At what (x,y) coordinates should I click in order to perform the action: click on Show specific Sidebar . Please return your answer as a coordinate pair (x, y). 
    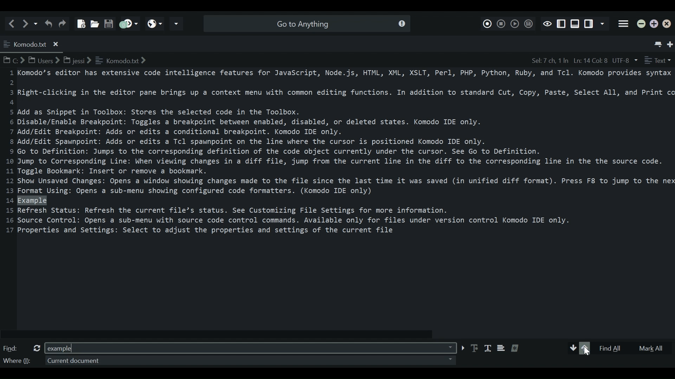
    Looking at the image, I should click on (604, 24).